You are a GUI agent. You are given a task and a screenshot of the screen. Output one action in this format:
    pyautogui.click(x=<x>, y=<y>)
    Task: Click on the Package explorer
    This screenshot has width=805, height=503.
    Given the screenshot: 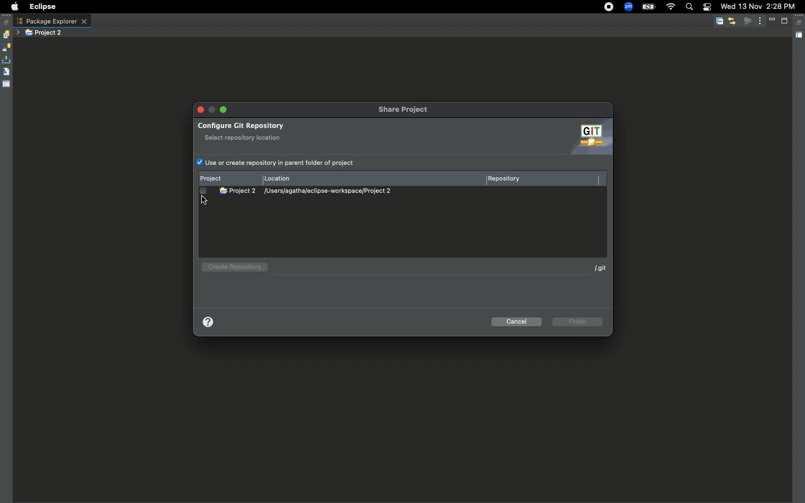 What is the action you would take?
    pyautogui.click(x=52, y=21)
    